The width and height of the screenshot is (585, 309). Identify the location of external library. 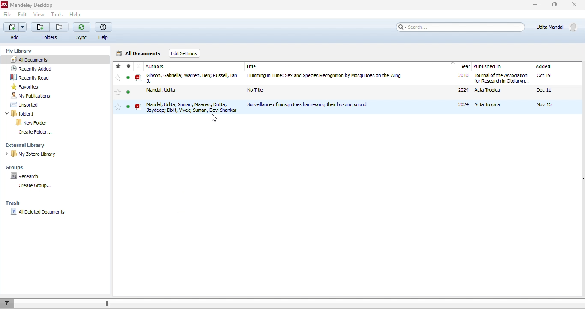
(29, 146).